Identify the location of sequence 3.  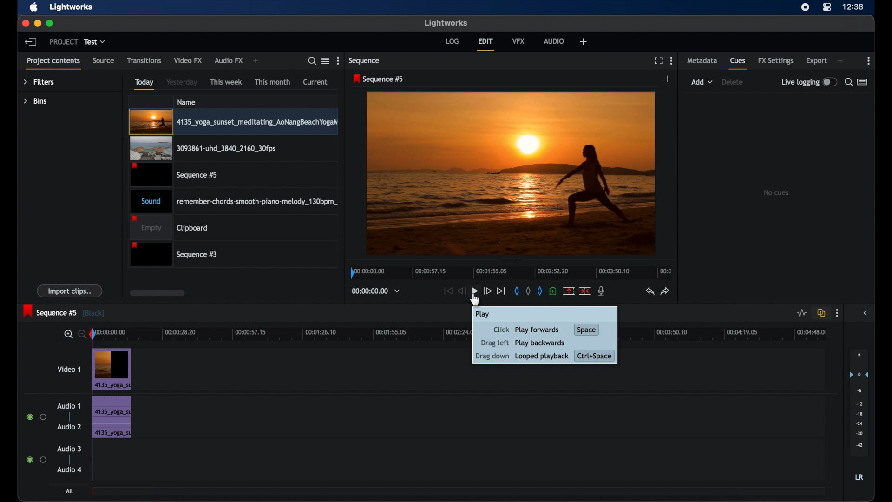
(177, 255).